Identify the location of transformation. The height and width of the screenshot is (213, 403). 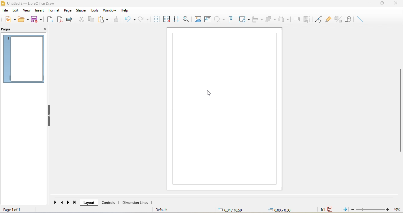
(243, 19).